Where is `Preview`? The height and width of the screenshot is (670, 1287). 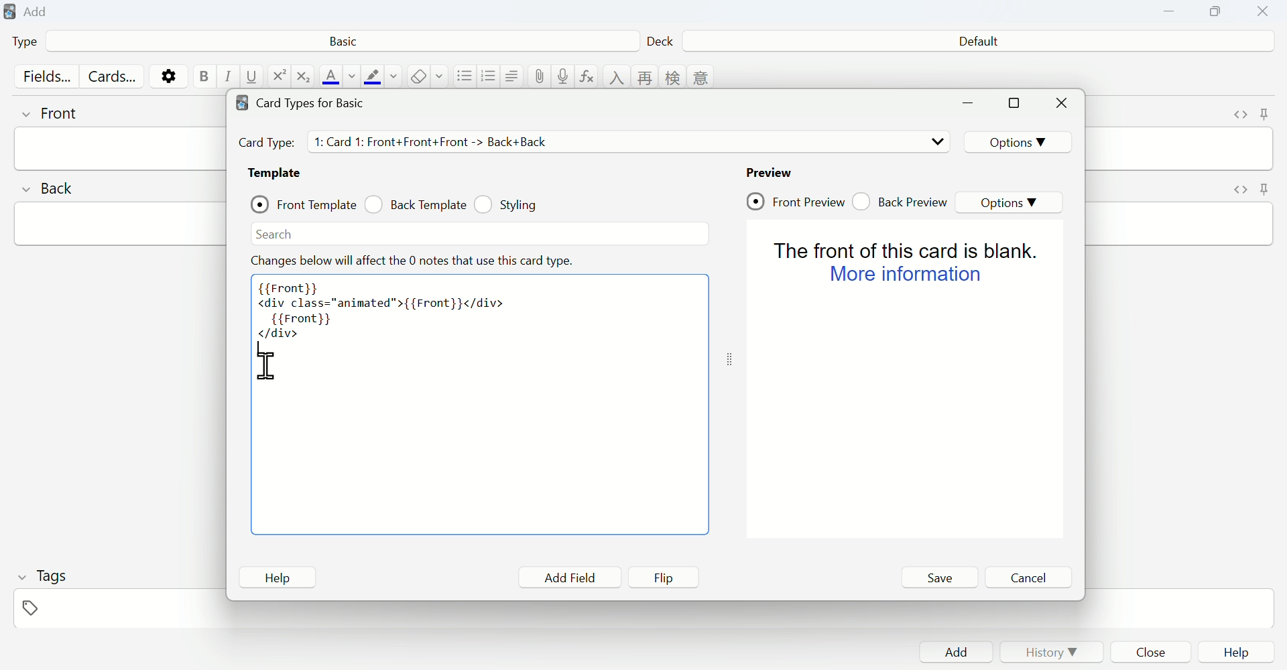 Preview is located at coordinates (770, 172).